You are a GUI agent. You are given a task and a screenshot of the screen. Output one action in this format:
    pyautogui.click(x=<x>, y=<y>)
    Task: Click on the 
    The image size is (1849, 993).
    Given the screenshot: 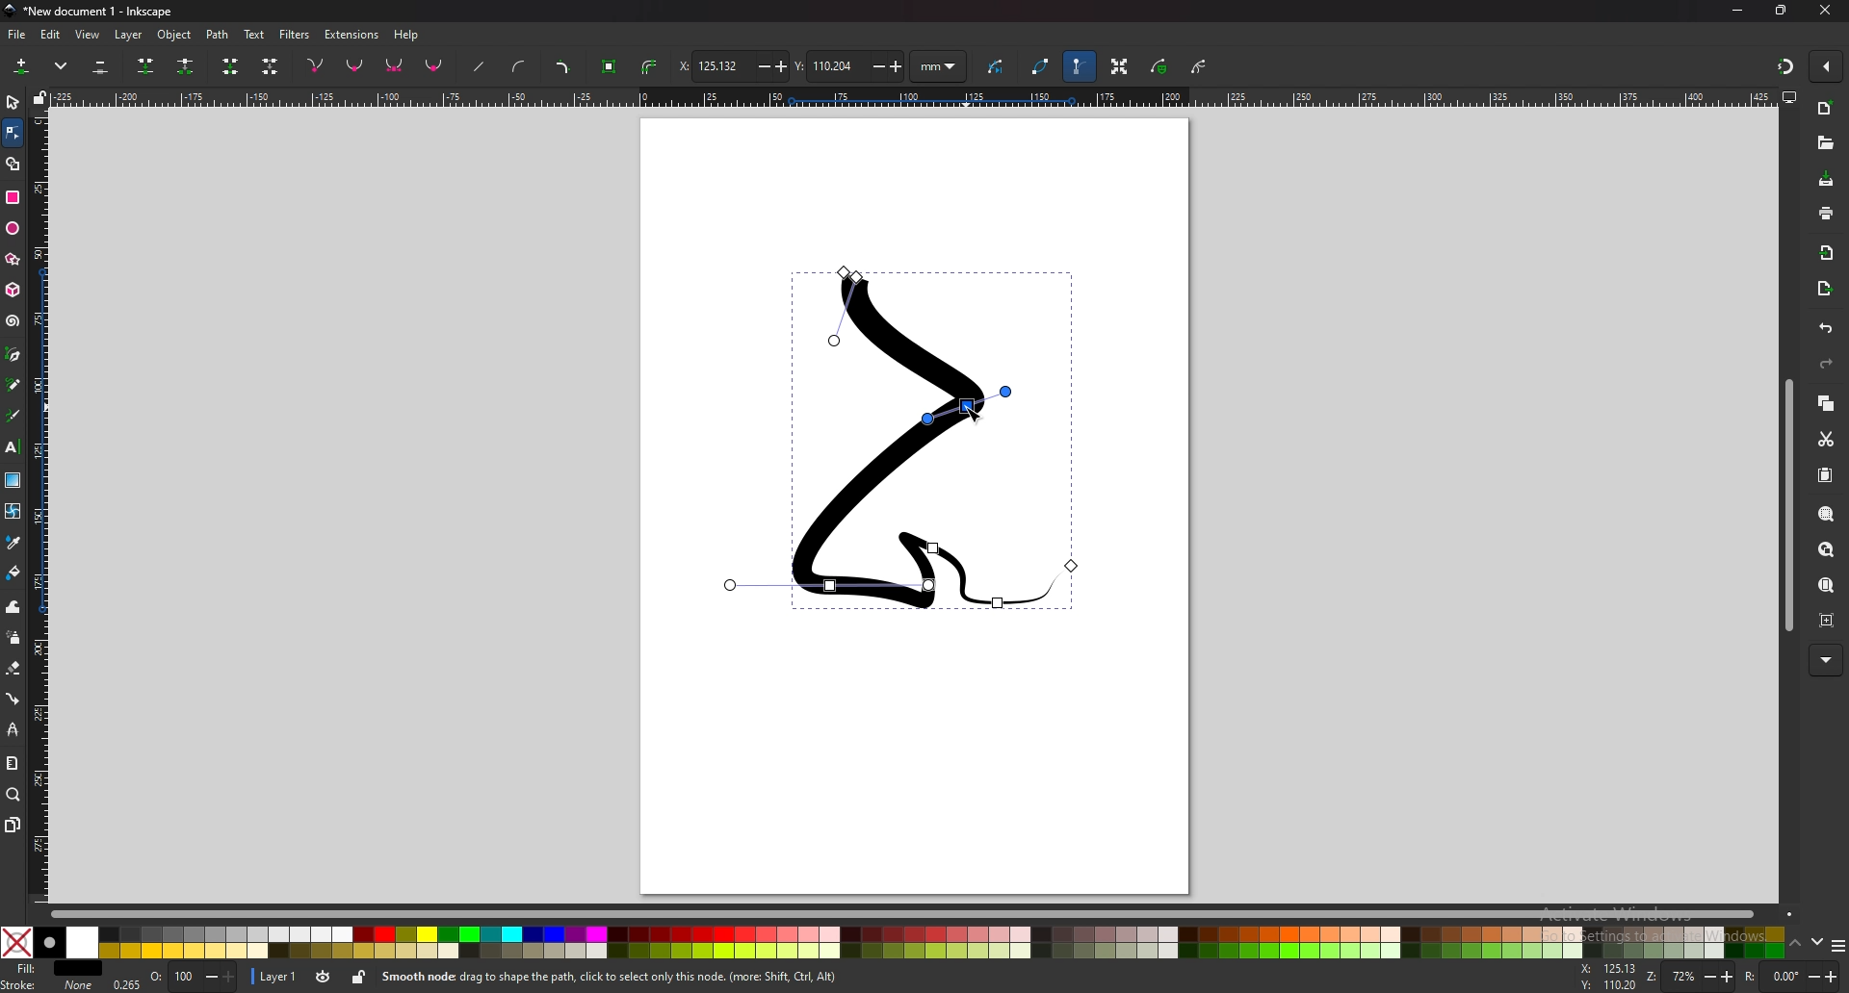 What is the action you would take?
    pyautogui.click(x=1827, y=660)
    